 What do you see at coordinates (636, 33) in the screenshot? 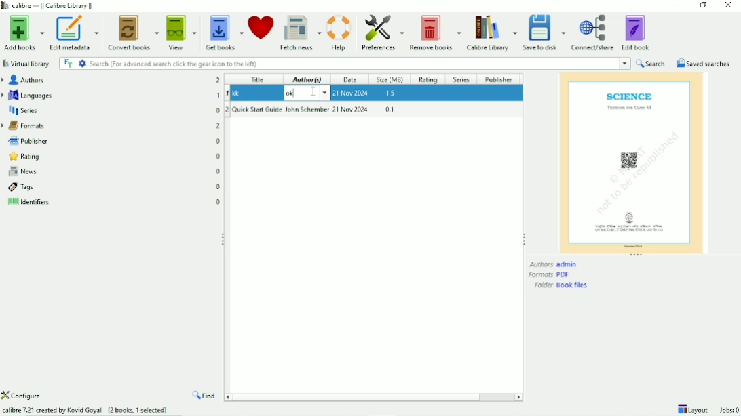
I see `Edit book` at bounding box center [636, 33].